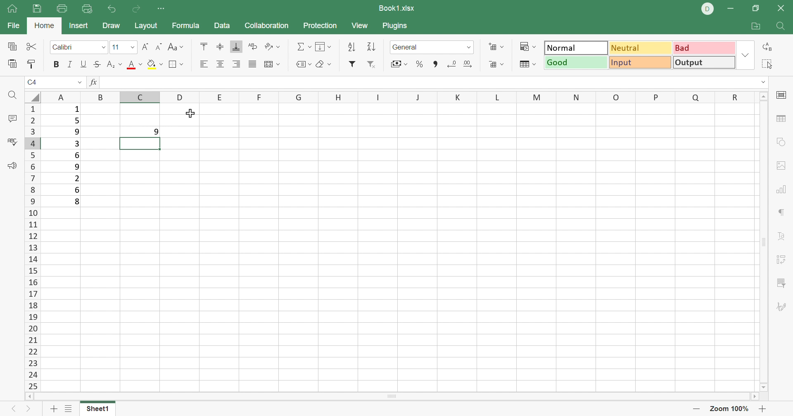 This screenshot has width=793, height=416. Describe the element at coordinates (702, 48) in the screenshot. I see `Bad` at that location.